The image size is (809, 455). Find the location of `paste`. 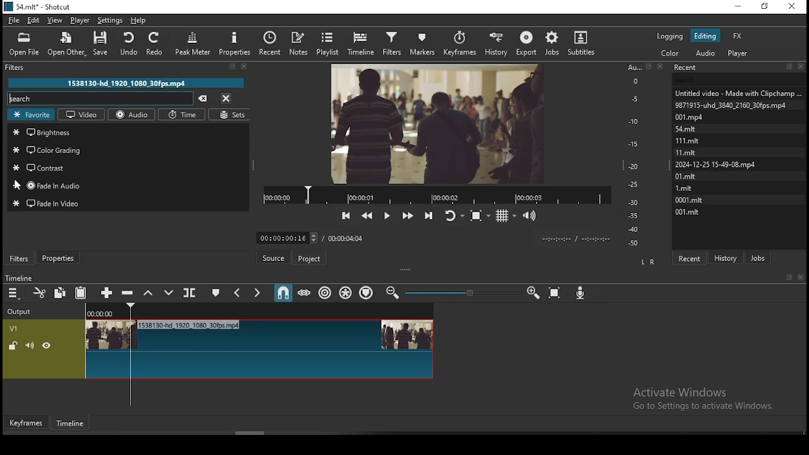

paste is located at coordinates (82, 293).